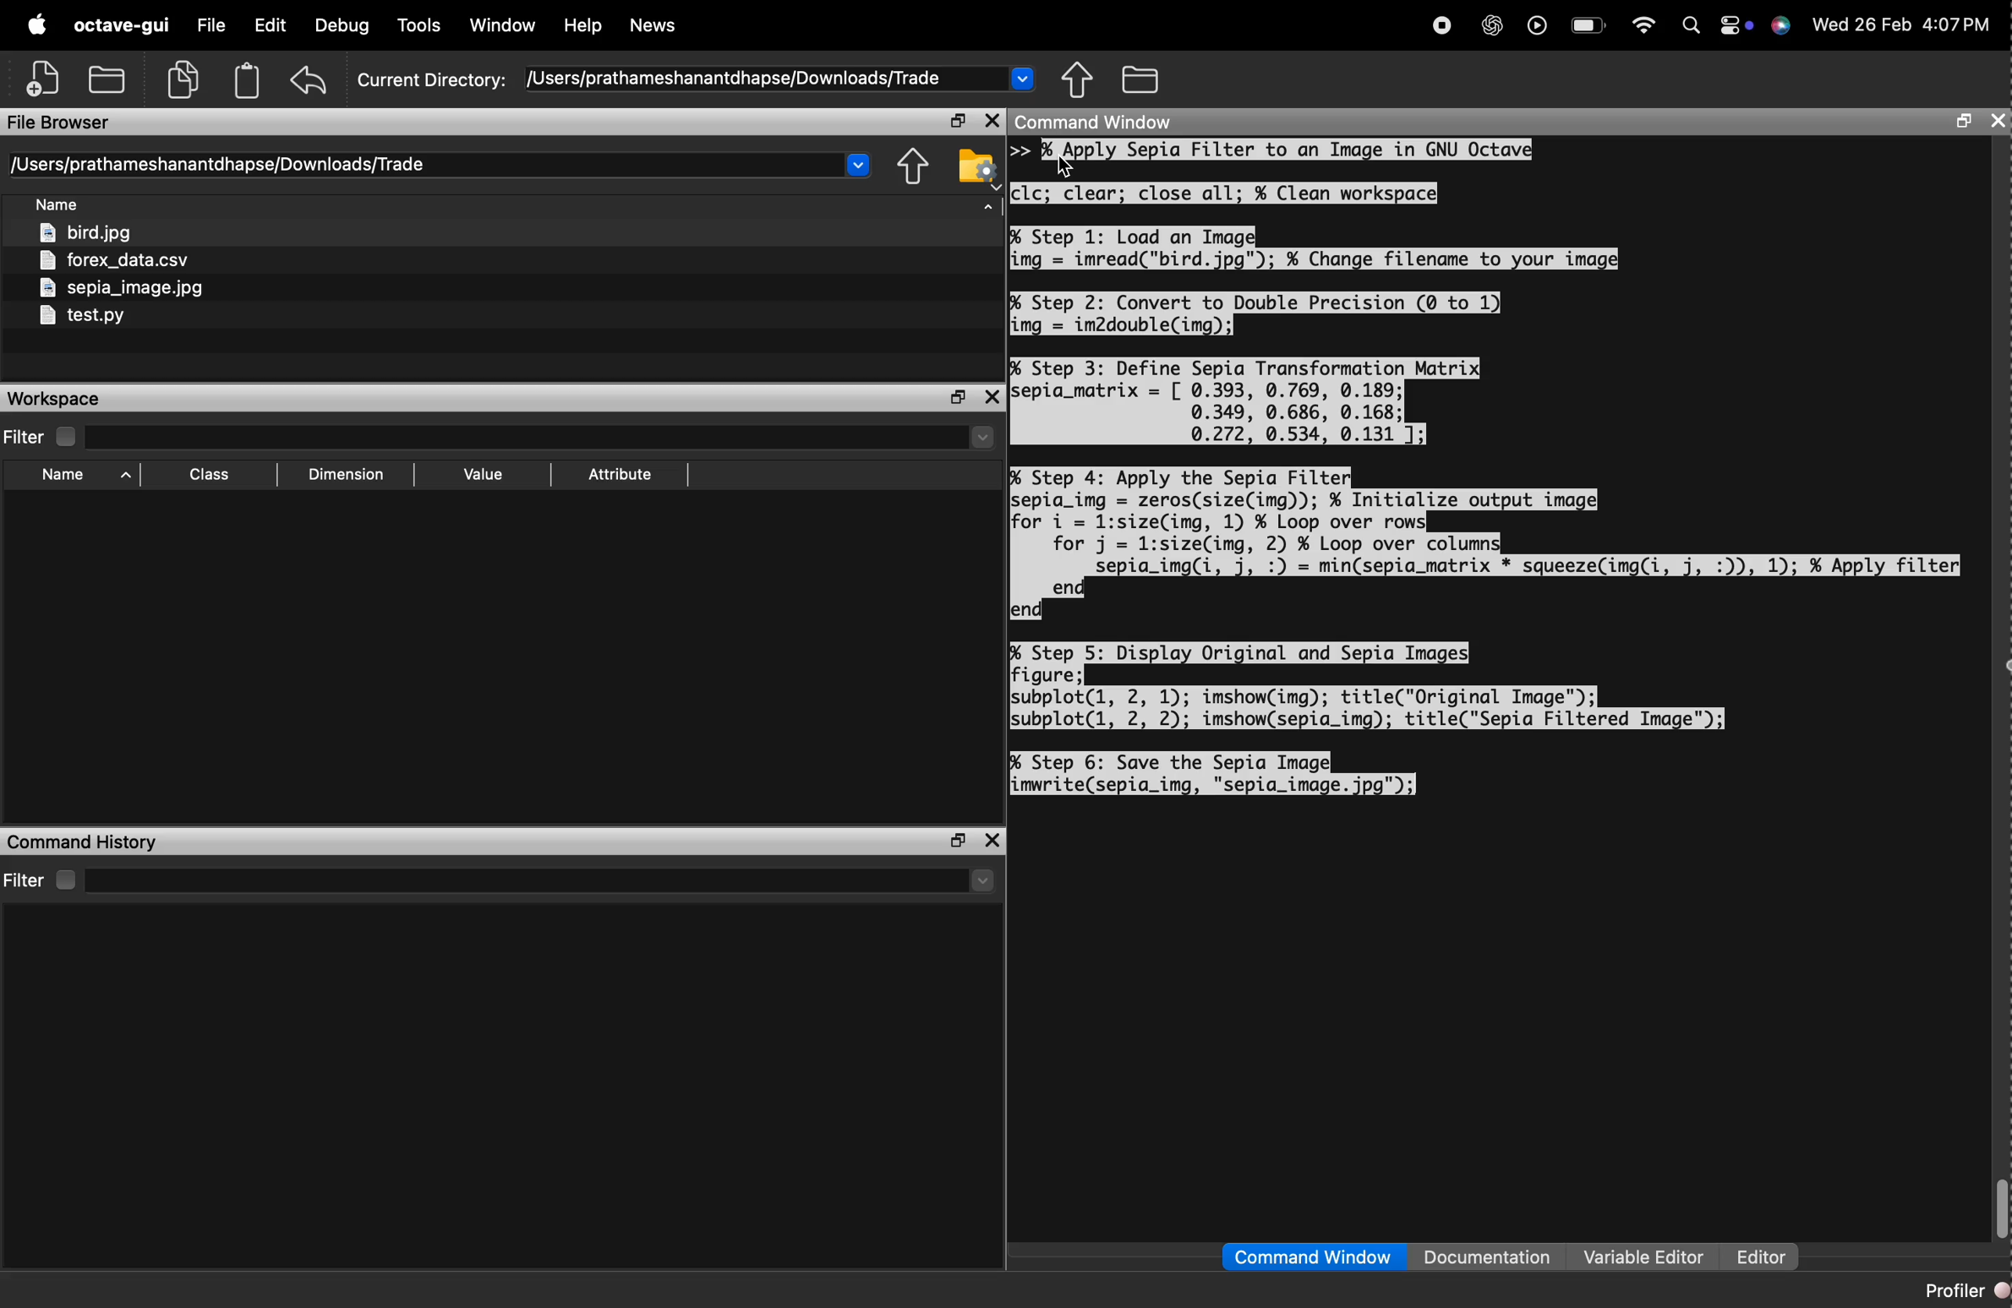 The height and width of the screenshot is (1308, 2012). Describe the element at coordinates (61, 123) in the screenshot. I see `File Browser` at that location.